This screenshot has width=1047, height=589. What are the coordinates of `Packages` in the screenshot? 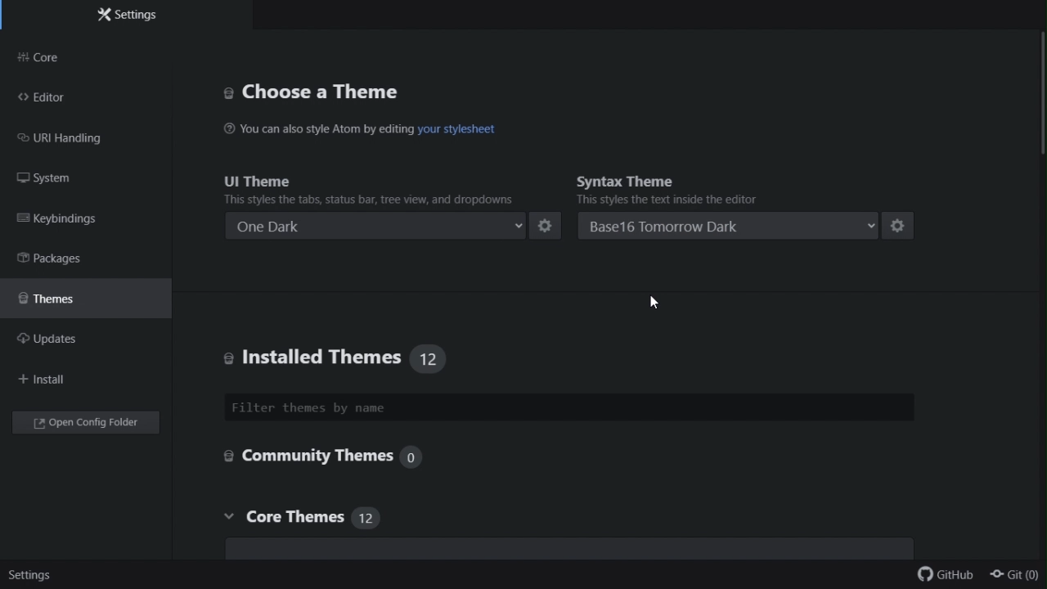 It's located at (68, 260).